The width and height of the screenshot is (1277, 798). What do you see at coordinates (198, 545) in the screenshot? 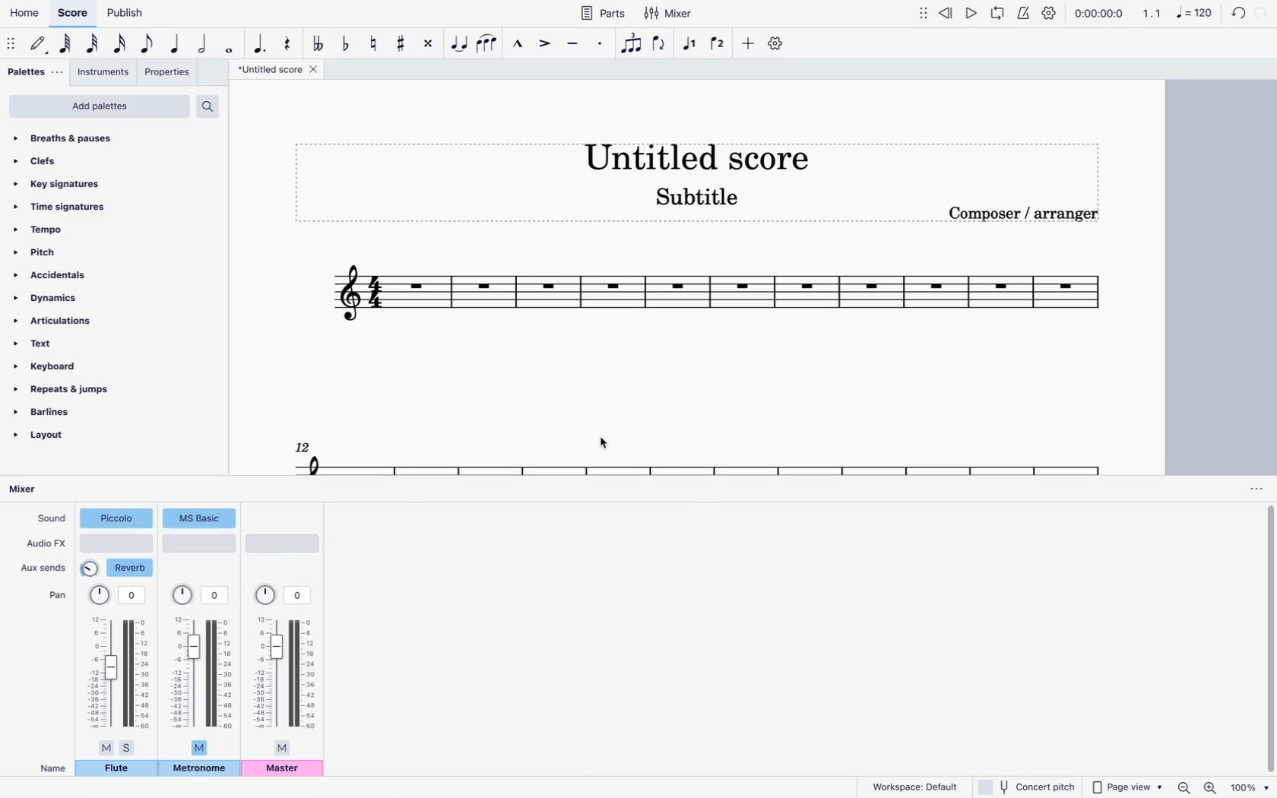
I see `audio type` at bounding box center [198, 545].